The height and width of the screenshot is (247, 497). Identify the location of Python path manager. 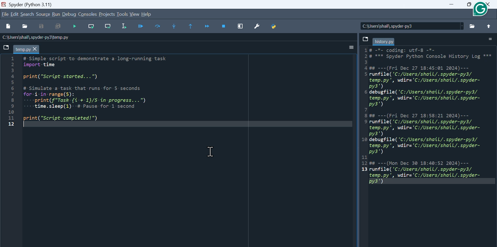
(274, 26).